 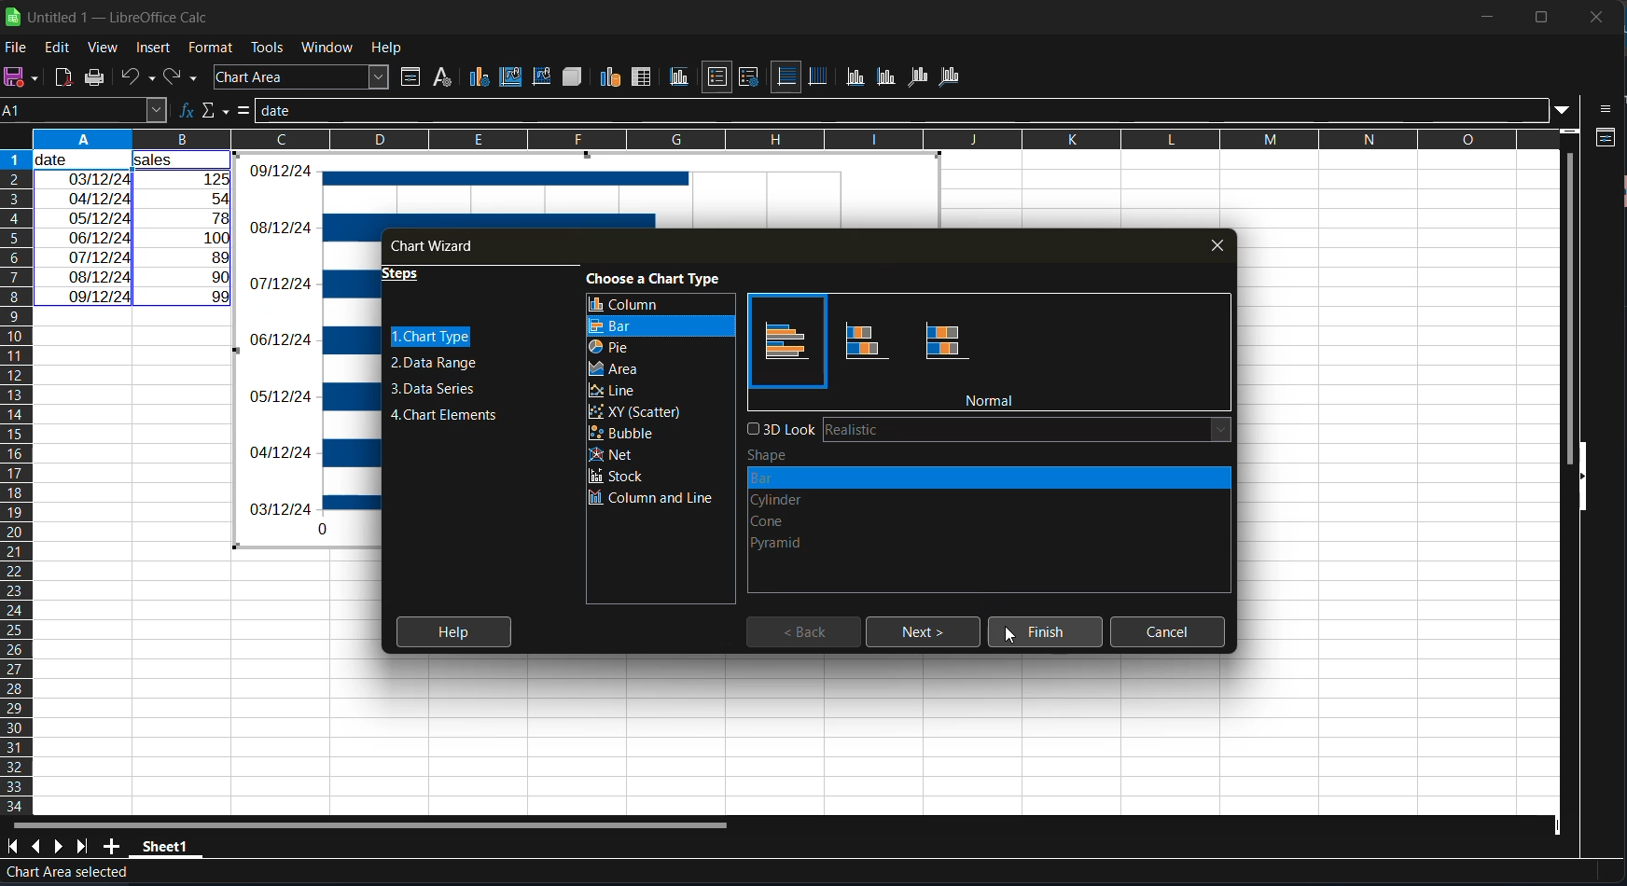 I want to click on cancel, so click(x=1172, y=630).